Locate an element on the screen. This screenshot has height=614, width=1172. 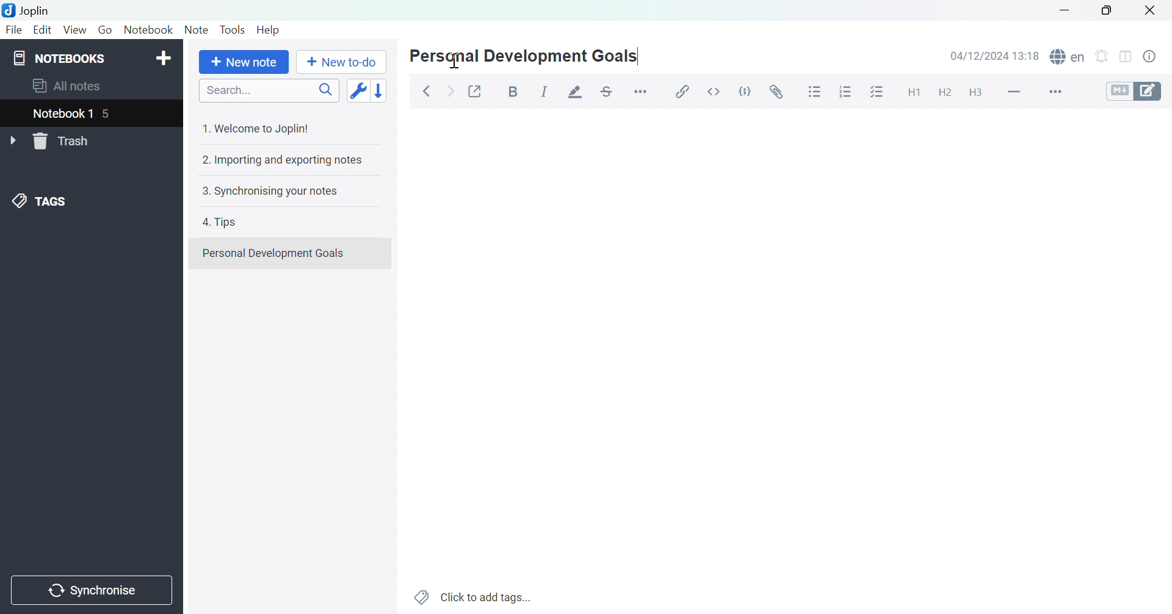
Close is located at coordinates (1151, 10).